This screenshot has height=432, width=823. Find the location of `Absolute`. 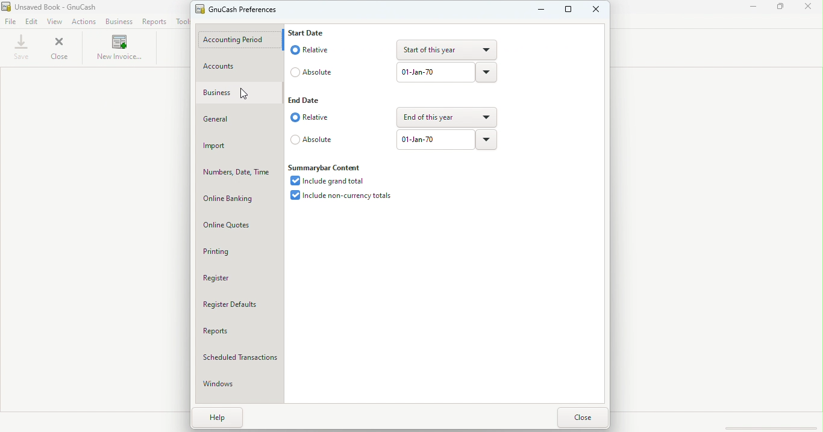

Absolute is located at coordinates (311, 142).